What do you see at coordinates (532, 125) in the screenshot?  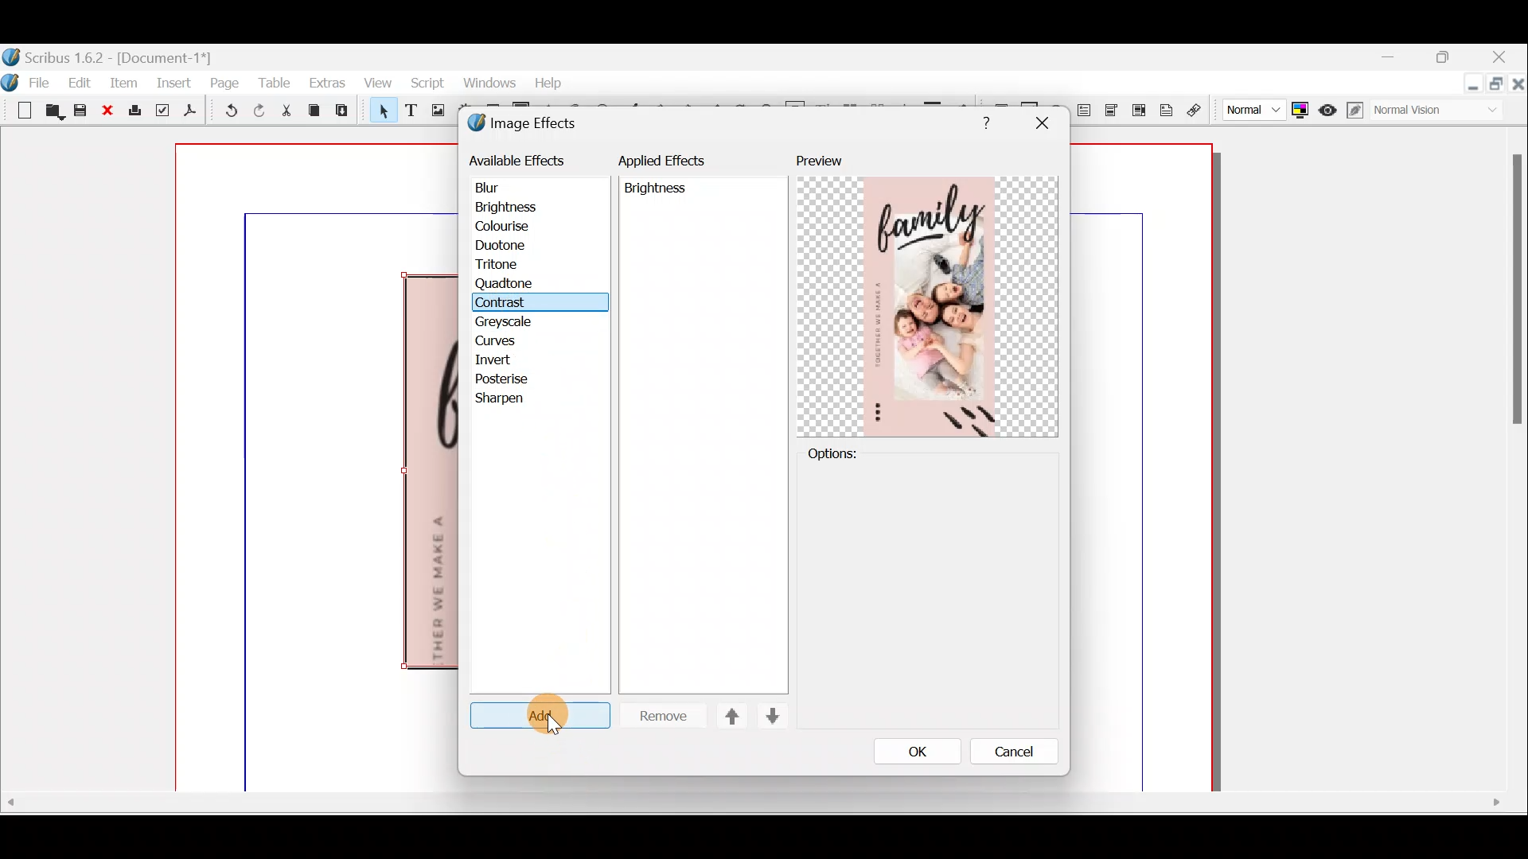 I see `Image effects` at bounding box center [532, 125].